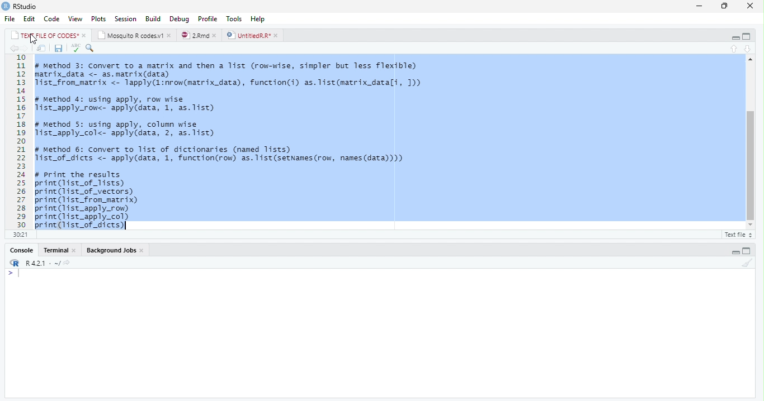  What do you see at coordinates (44, 262) in the screenshot?
I see `R 4.2.1 - ~/` at bounding box center [44, 262].